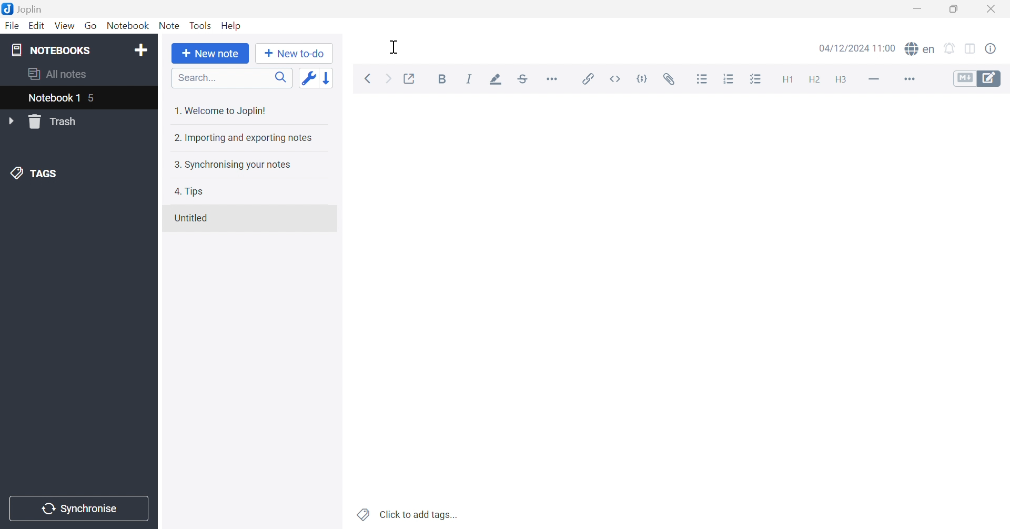 This screenshot has width=1010, height=529. What do you see at coordinates (673, 80) in the screenshot?
I see `Attach file` at bounding box center [673, 80].